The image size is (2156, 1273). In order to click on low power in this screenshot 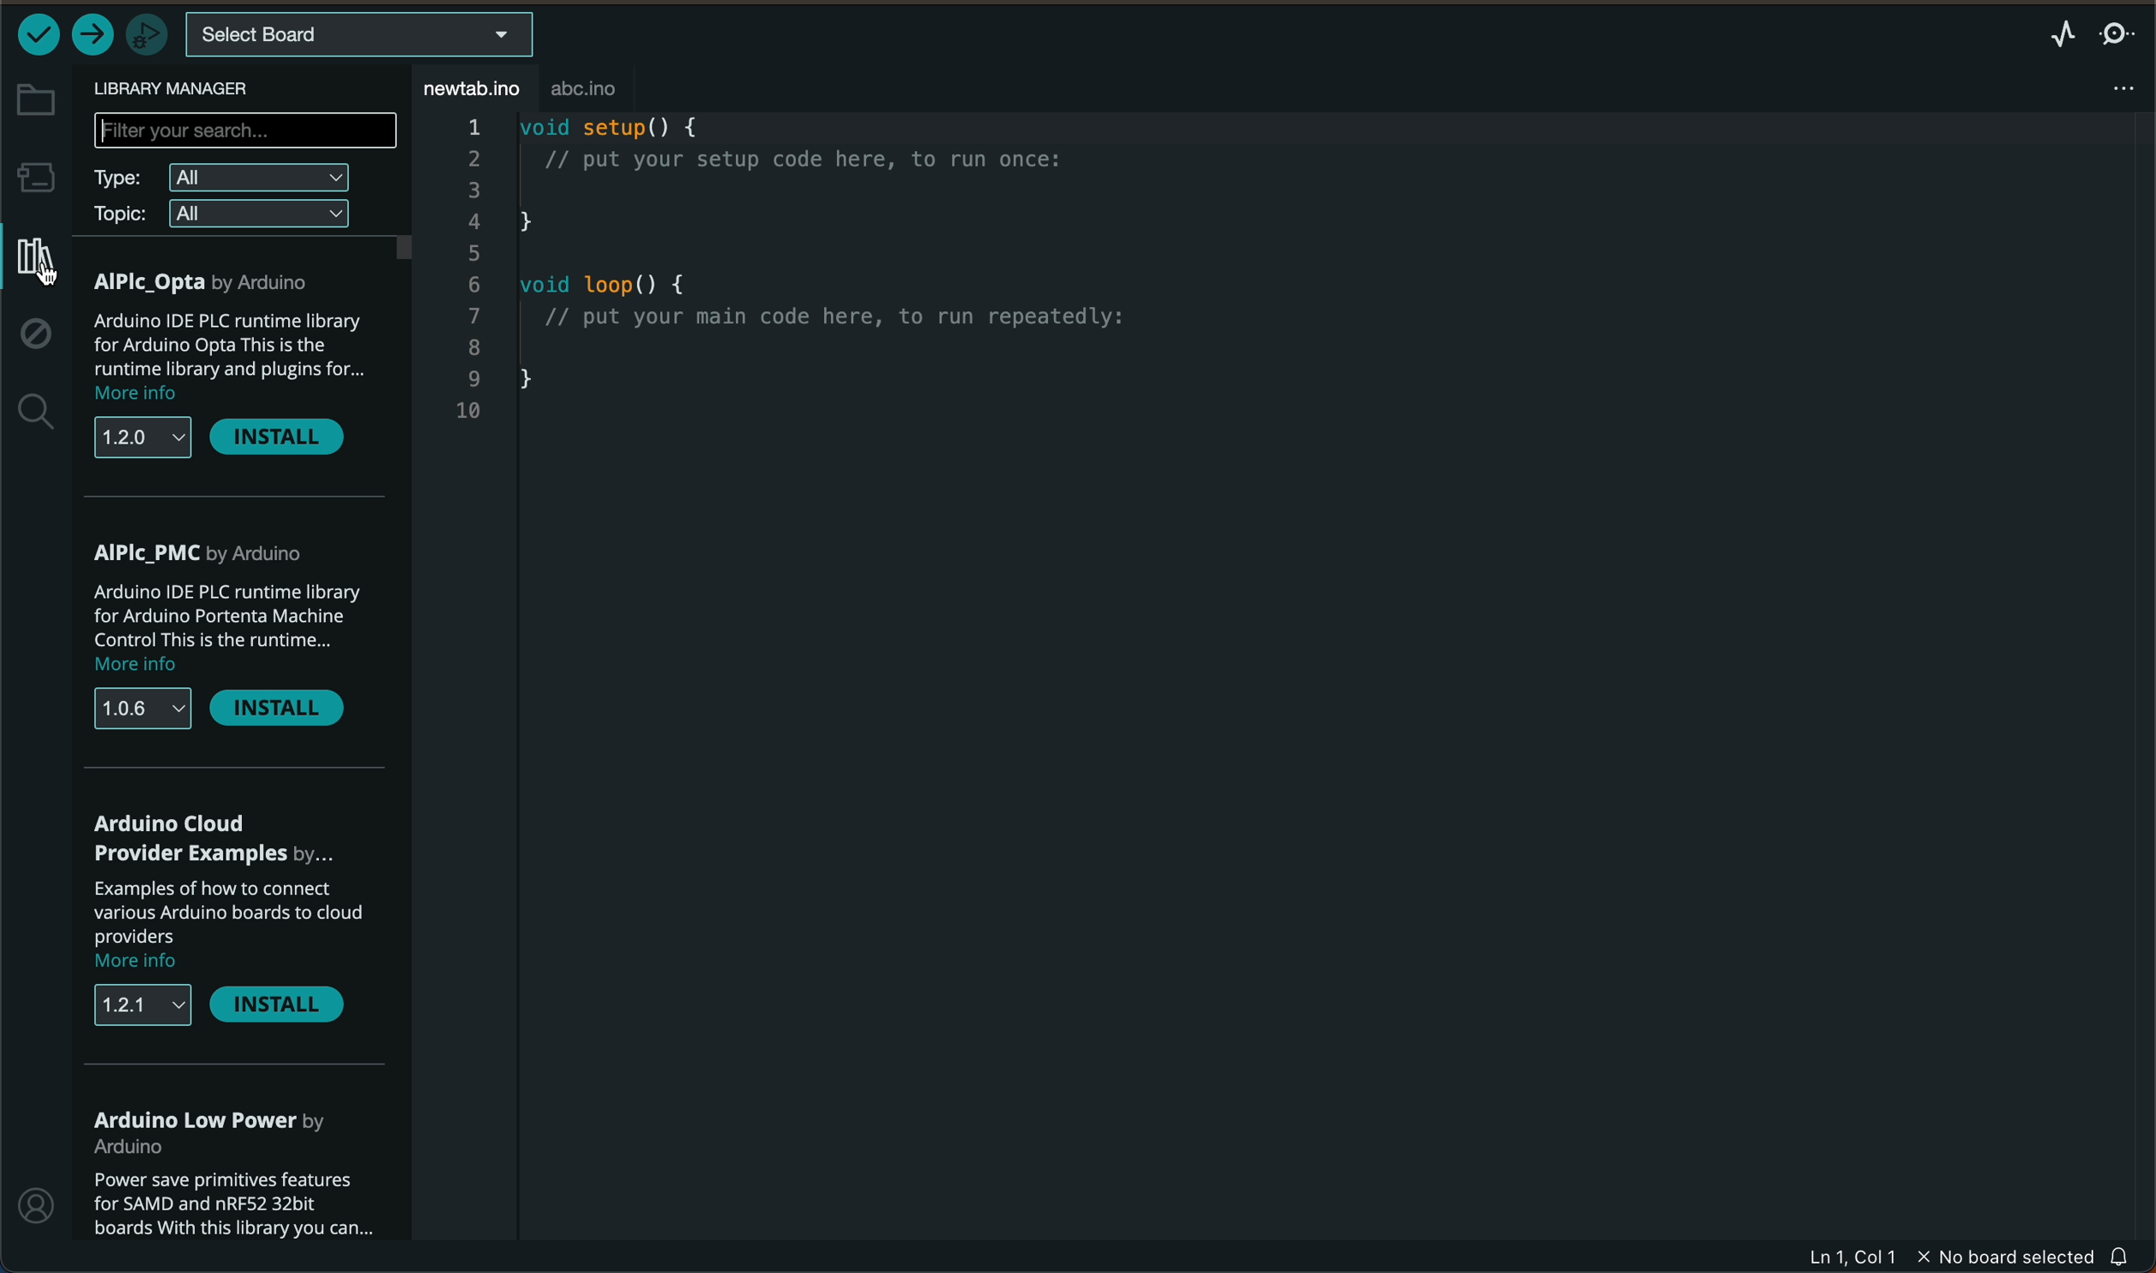, I will do `click(218, 1126)`.